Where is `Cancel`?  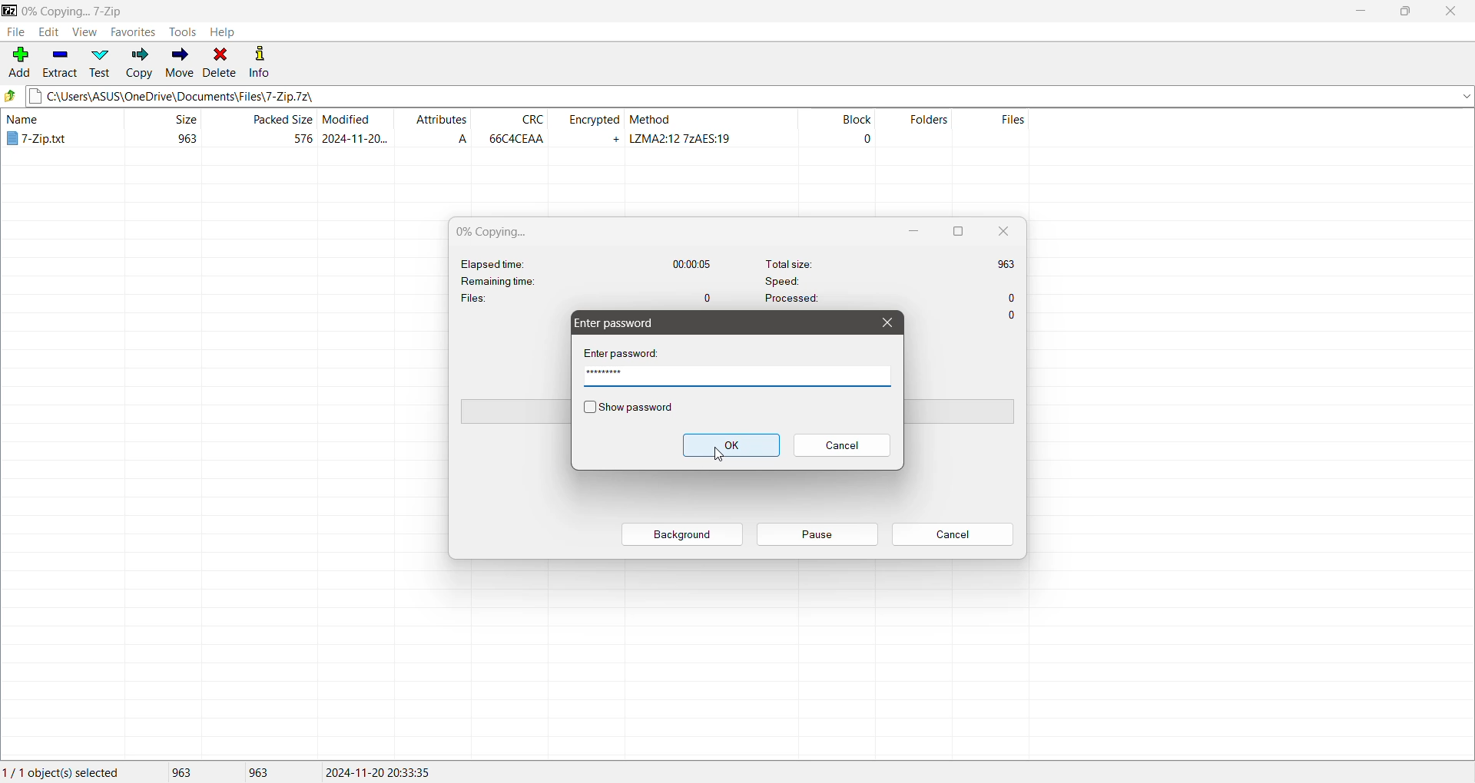 Cancel is located at coordinates (953, 535).